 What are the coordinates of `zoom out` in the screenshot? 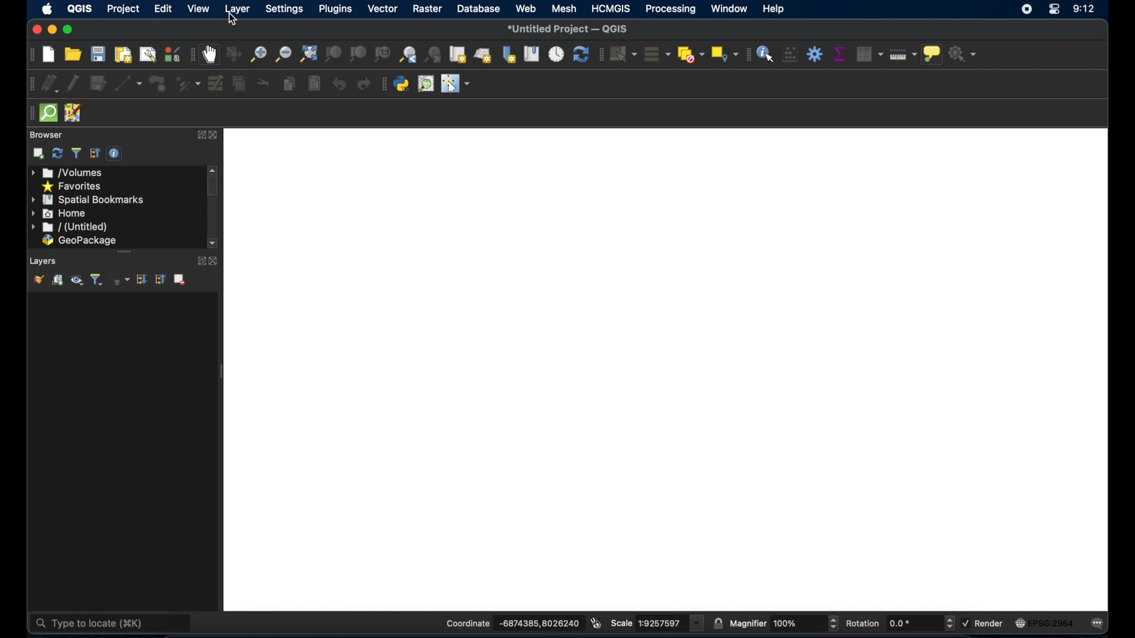 It's located at (283, 56).